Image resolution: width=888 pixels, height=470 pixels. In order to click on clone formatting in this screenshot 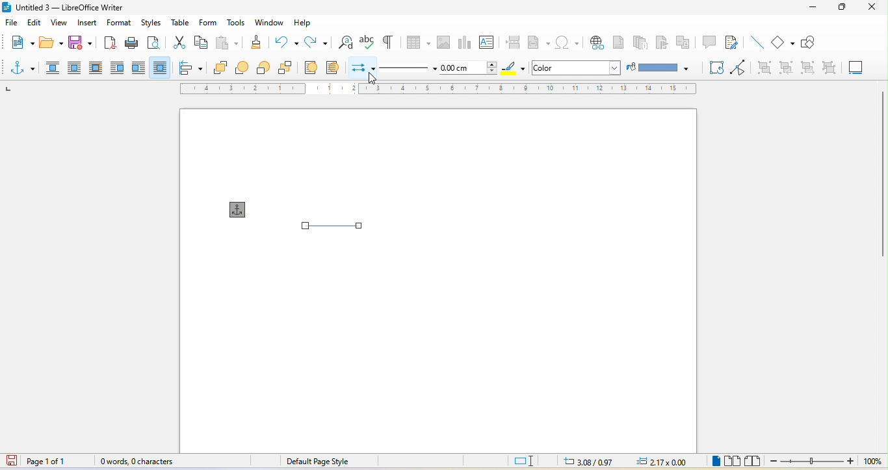, I will do `click(254, 41)`.